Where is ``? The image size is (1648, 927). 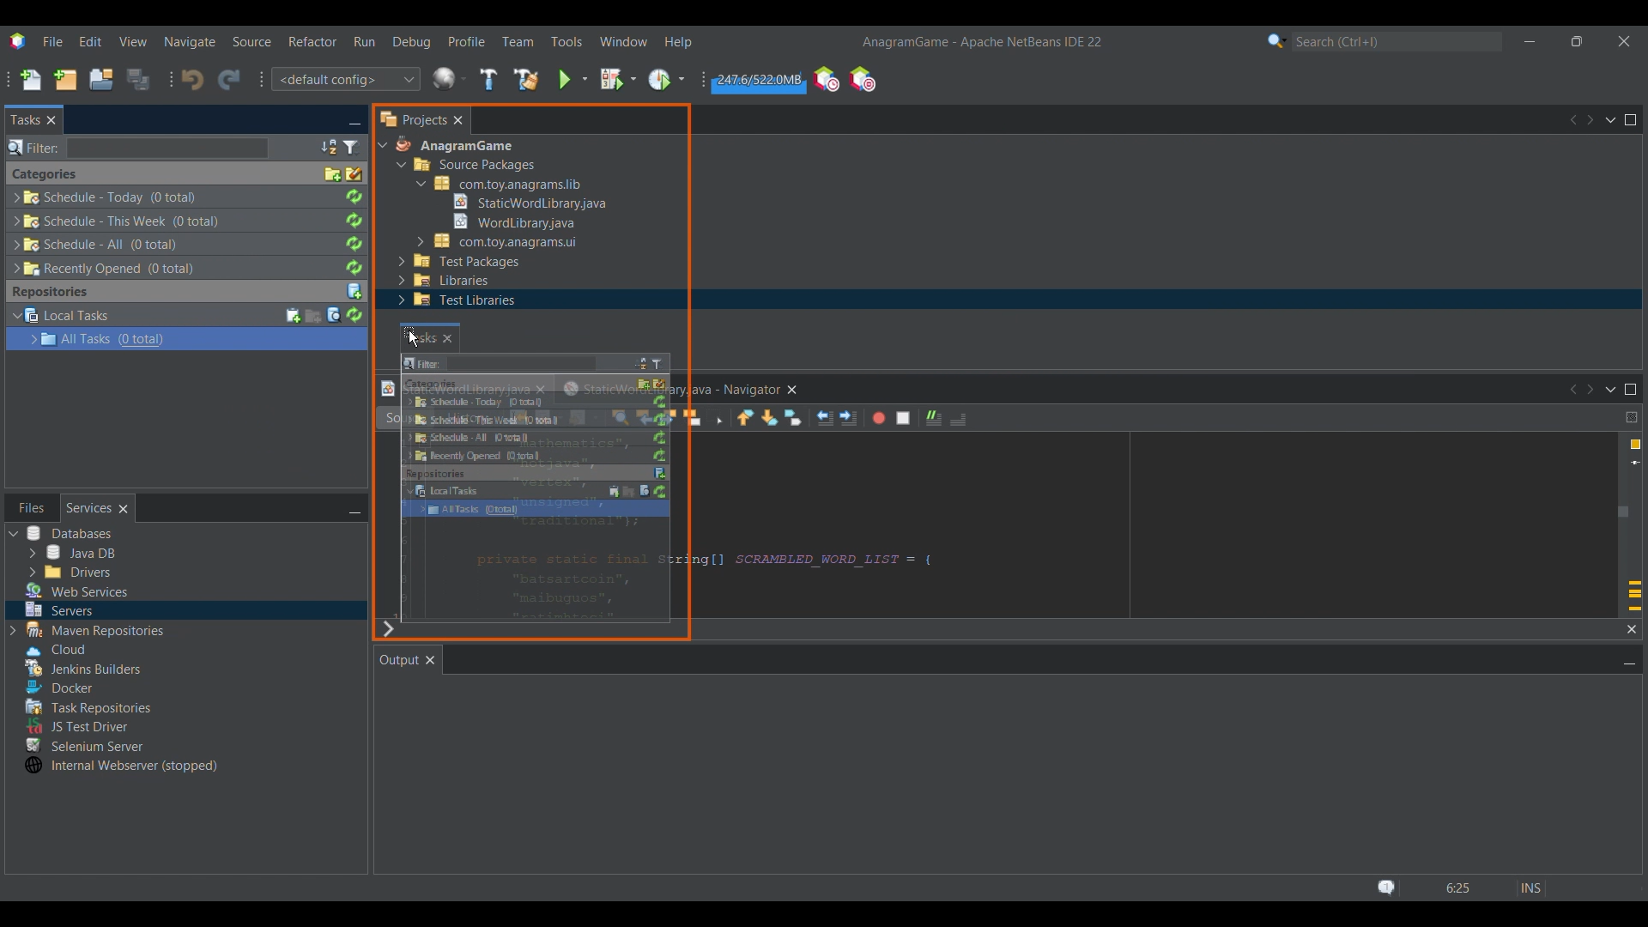  is located at coordinates (532, 398).